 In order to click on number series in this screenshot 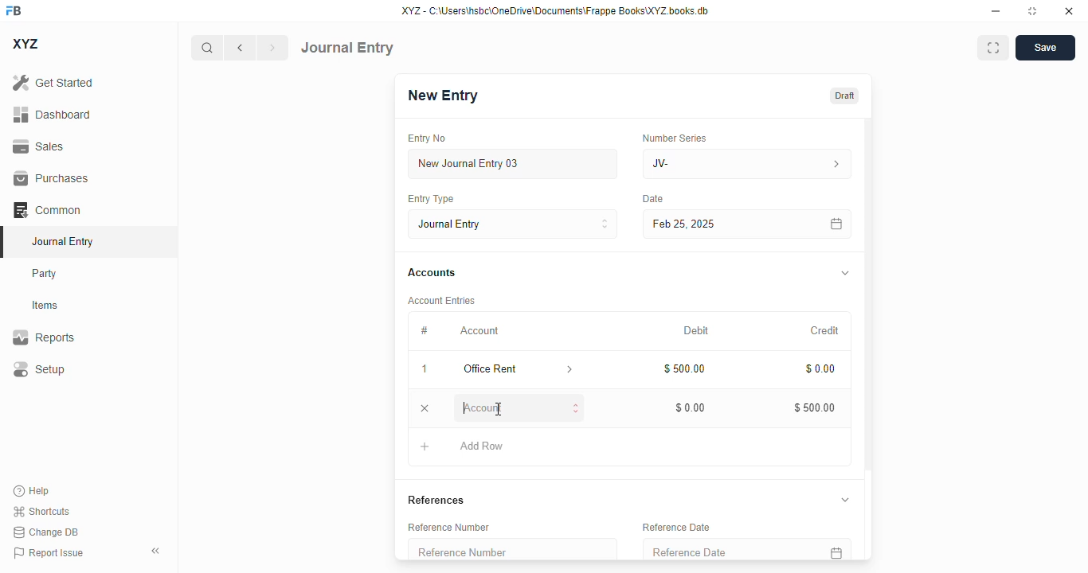, I will do `click(674, 138)`.